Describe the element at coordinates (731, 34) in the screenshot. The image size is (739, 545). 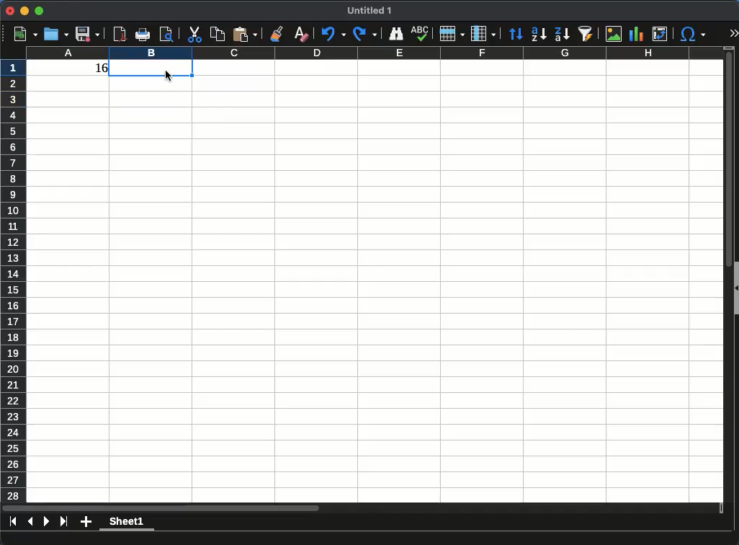
I see `expand ` at that location.